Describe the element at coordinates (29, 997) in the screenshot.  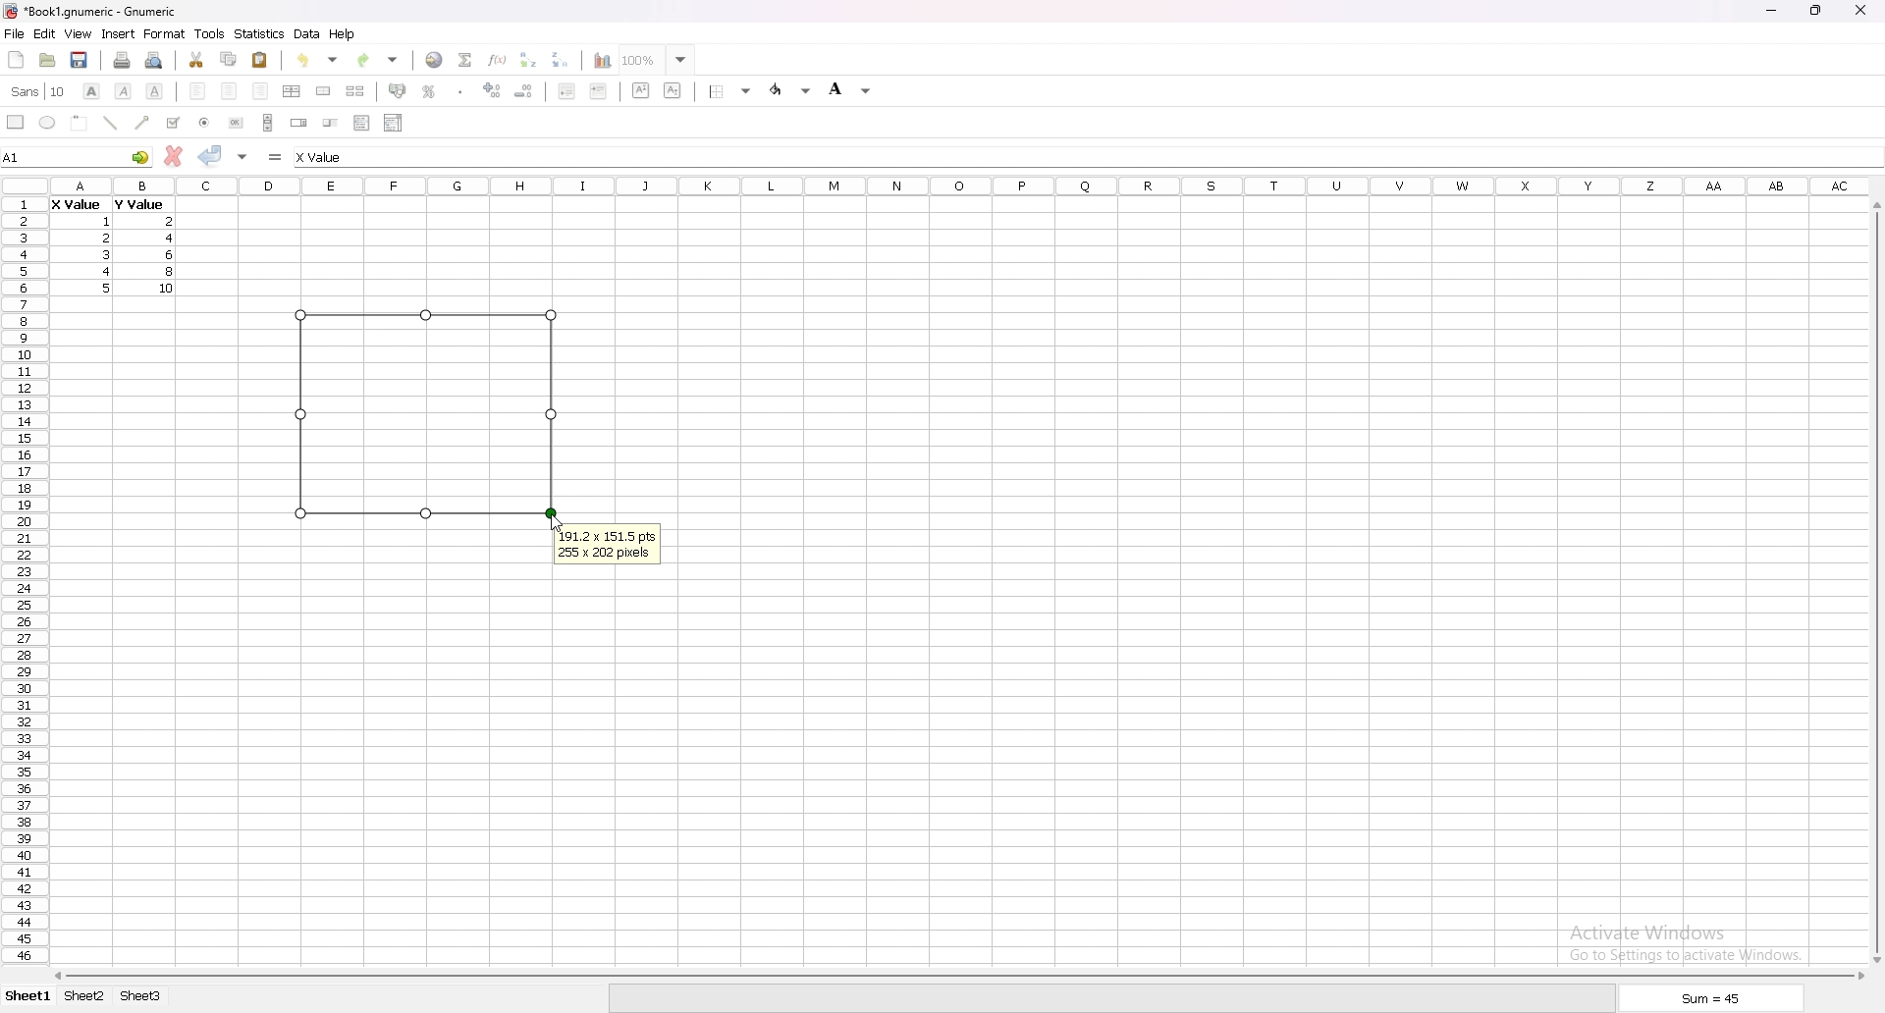
I see `sheet 1` at that location.